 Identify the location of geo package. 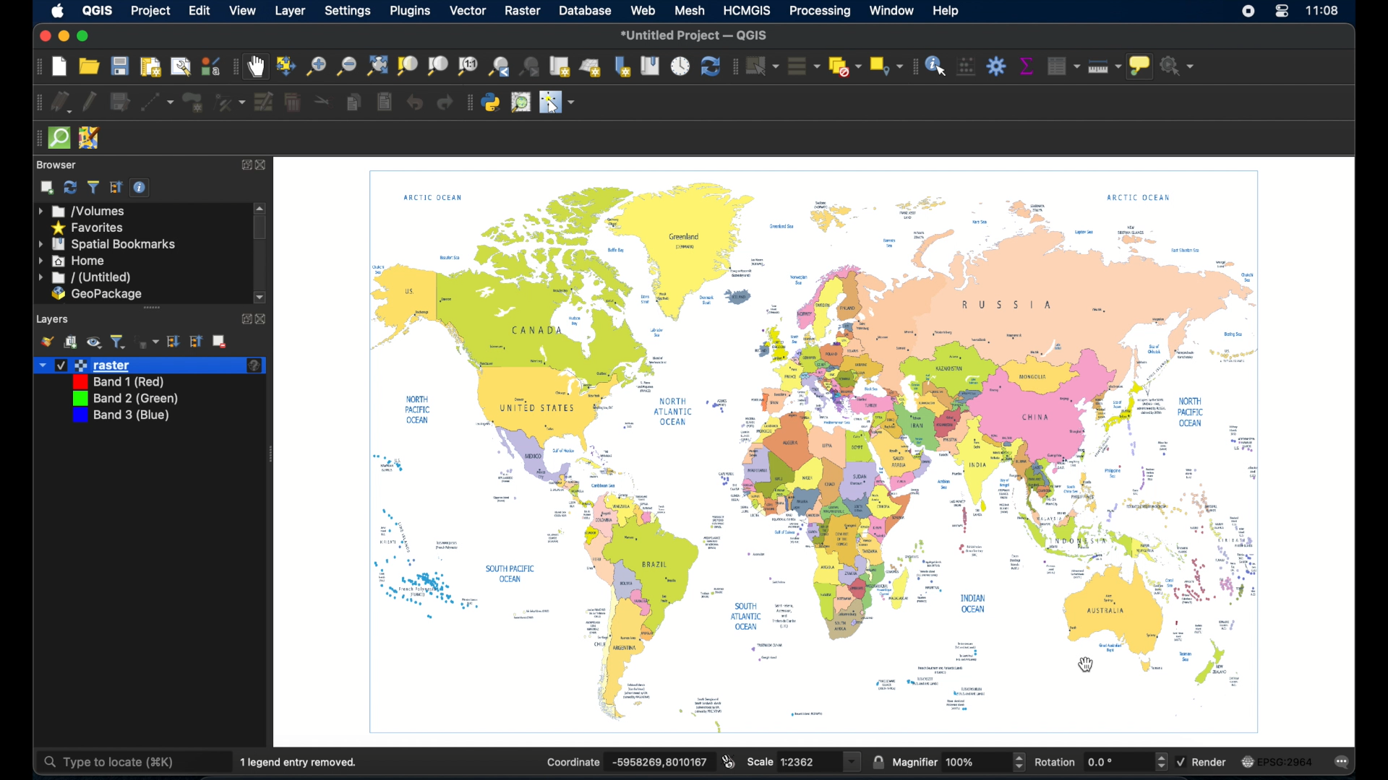
(96, 295).